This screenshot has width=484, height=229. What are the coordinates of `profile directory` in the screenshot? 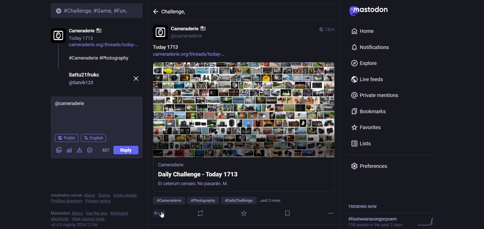 It's located at (66, 201).